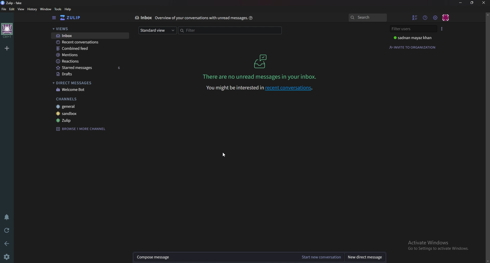 The width and height of the screenshot is (490, 263). I want to click on Tools, so click(58, 9).